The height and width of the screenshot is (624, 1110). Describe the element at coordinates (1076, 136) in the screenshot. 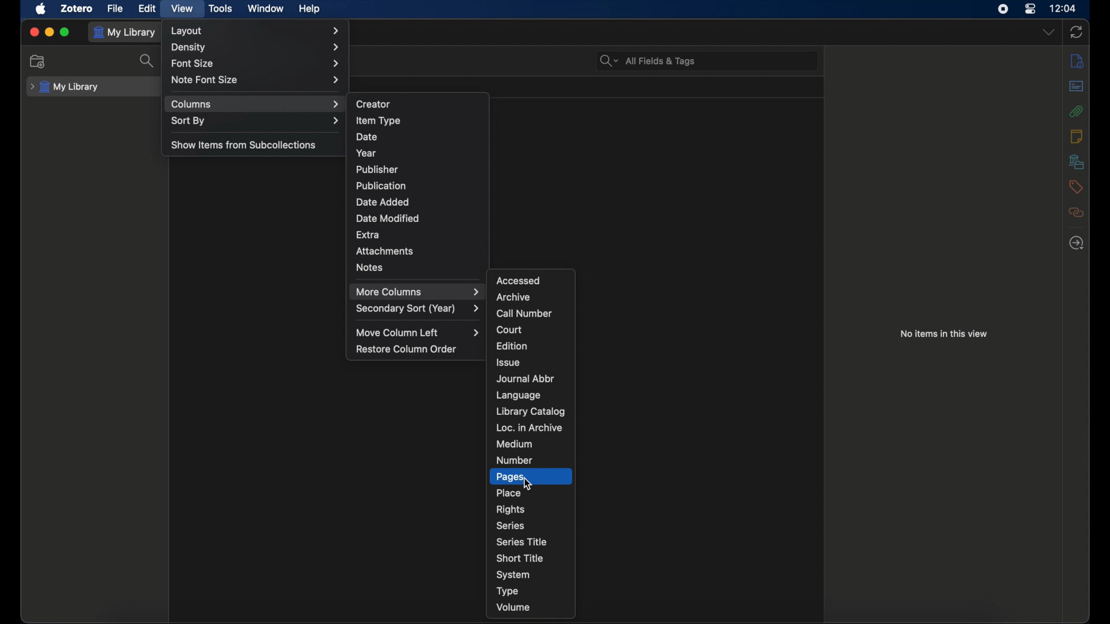

I see `notes` at that location.